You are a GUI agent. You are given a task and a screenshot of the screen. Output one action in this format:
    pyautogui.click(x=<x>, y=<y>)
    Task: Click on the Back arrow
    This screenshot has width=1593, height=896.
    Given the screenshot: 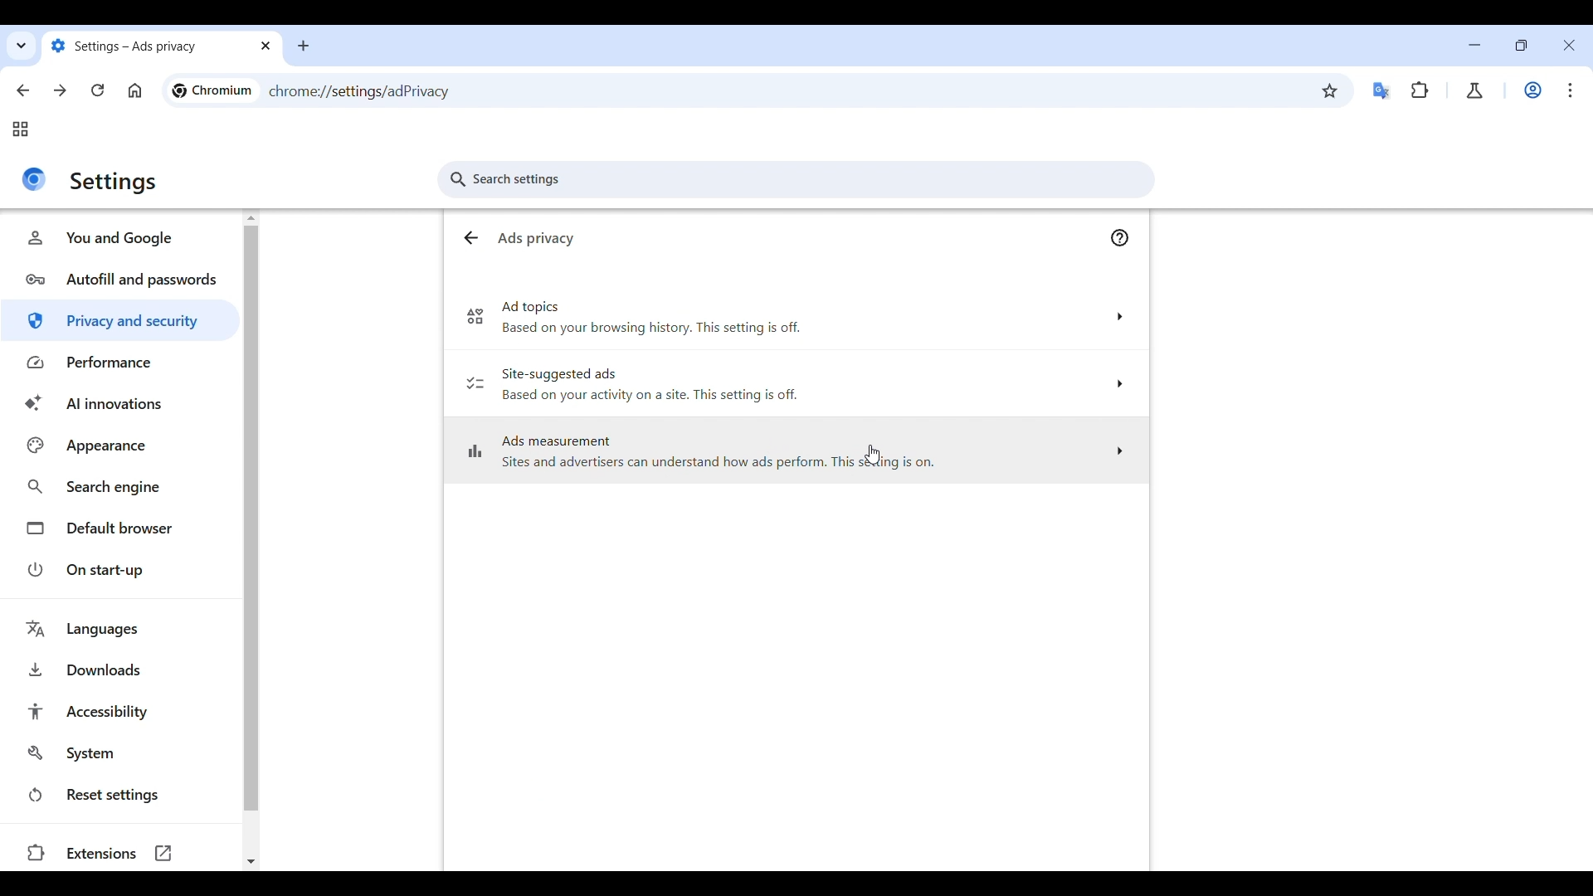 What is the action you would take?
    pyautogui.click(x=470, y=240)
    